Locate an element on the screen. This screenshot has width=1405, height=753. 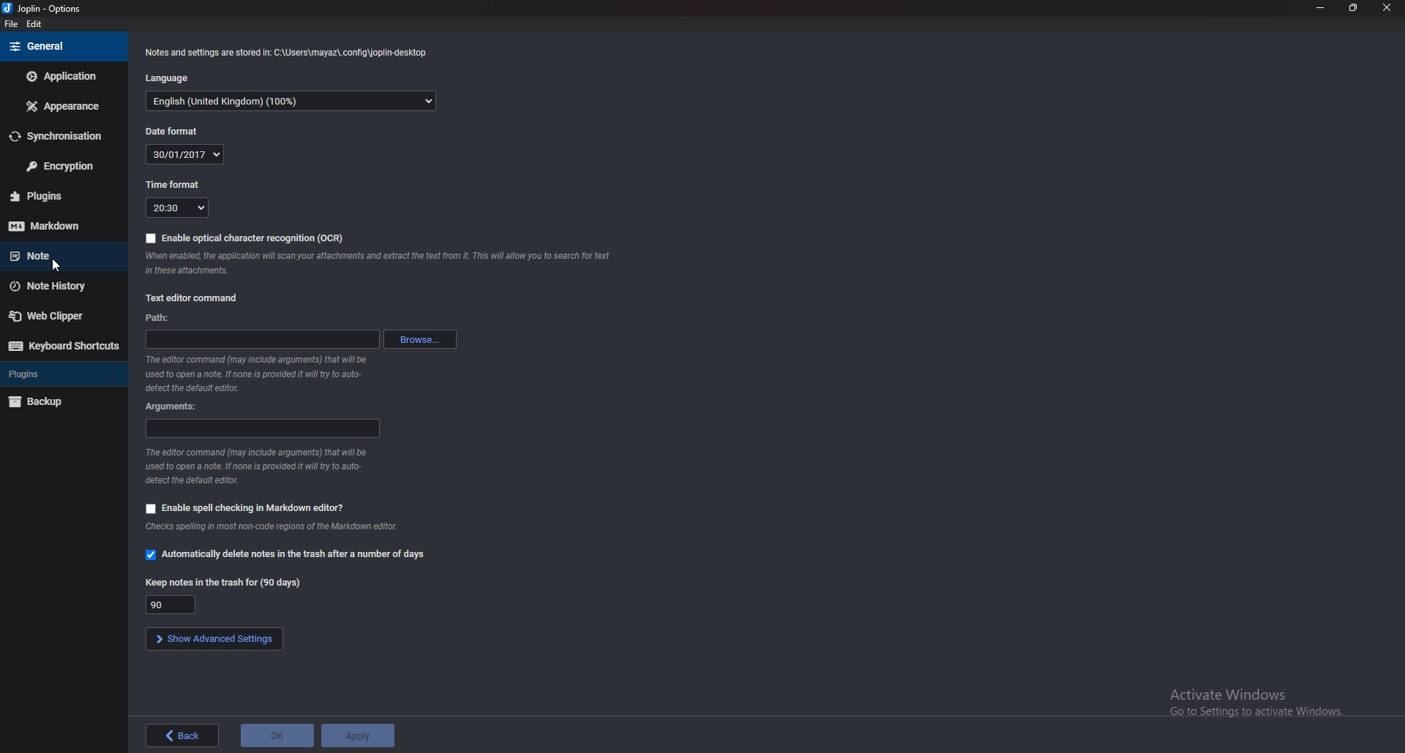
Language is located at coordinates (172, 78).